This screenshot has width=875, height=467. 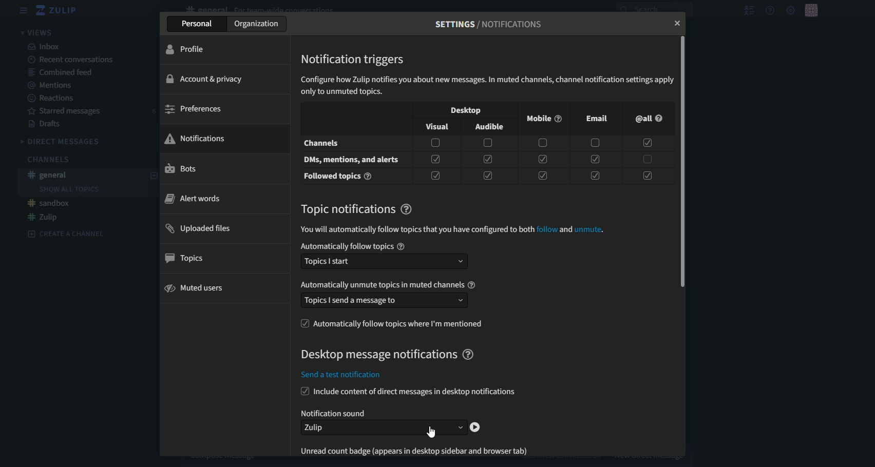 What do you see at coordinates (464, 111) in the screenshot?
I see `desktop` at bounding box center [464, 111].